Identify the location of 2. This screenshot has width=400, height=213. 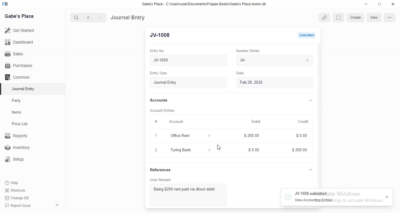
(156, 150).